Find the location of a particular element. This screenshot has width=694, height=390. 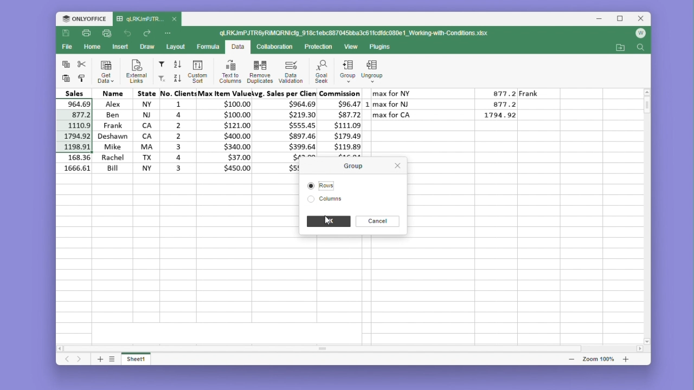

cancel is located at coordinates (377, 221).